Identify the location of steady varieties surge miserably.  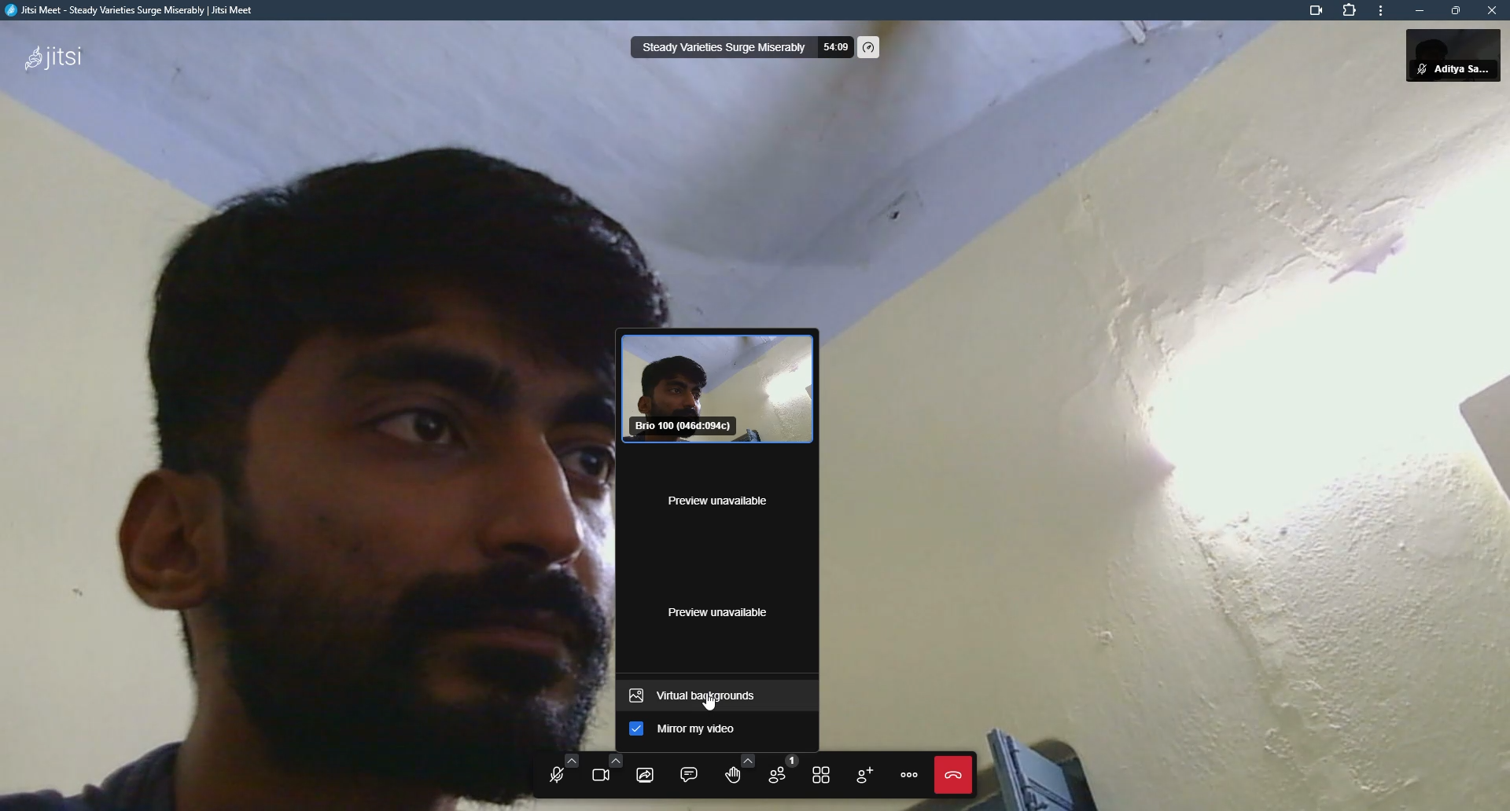
(722, 48).